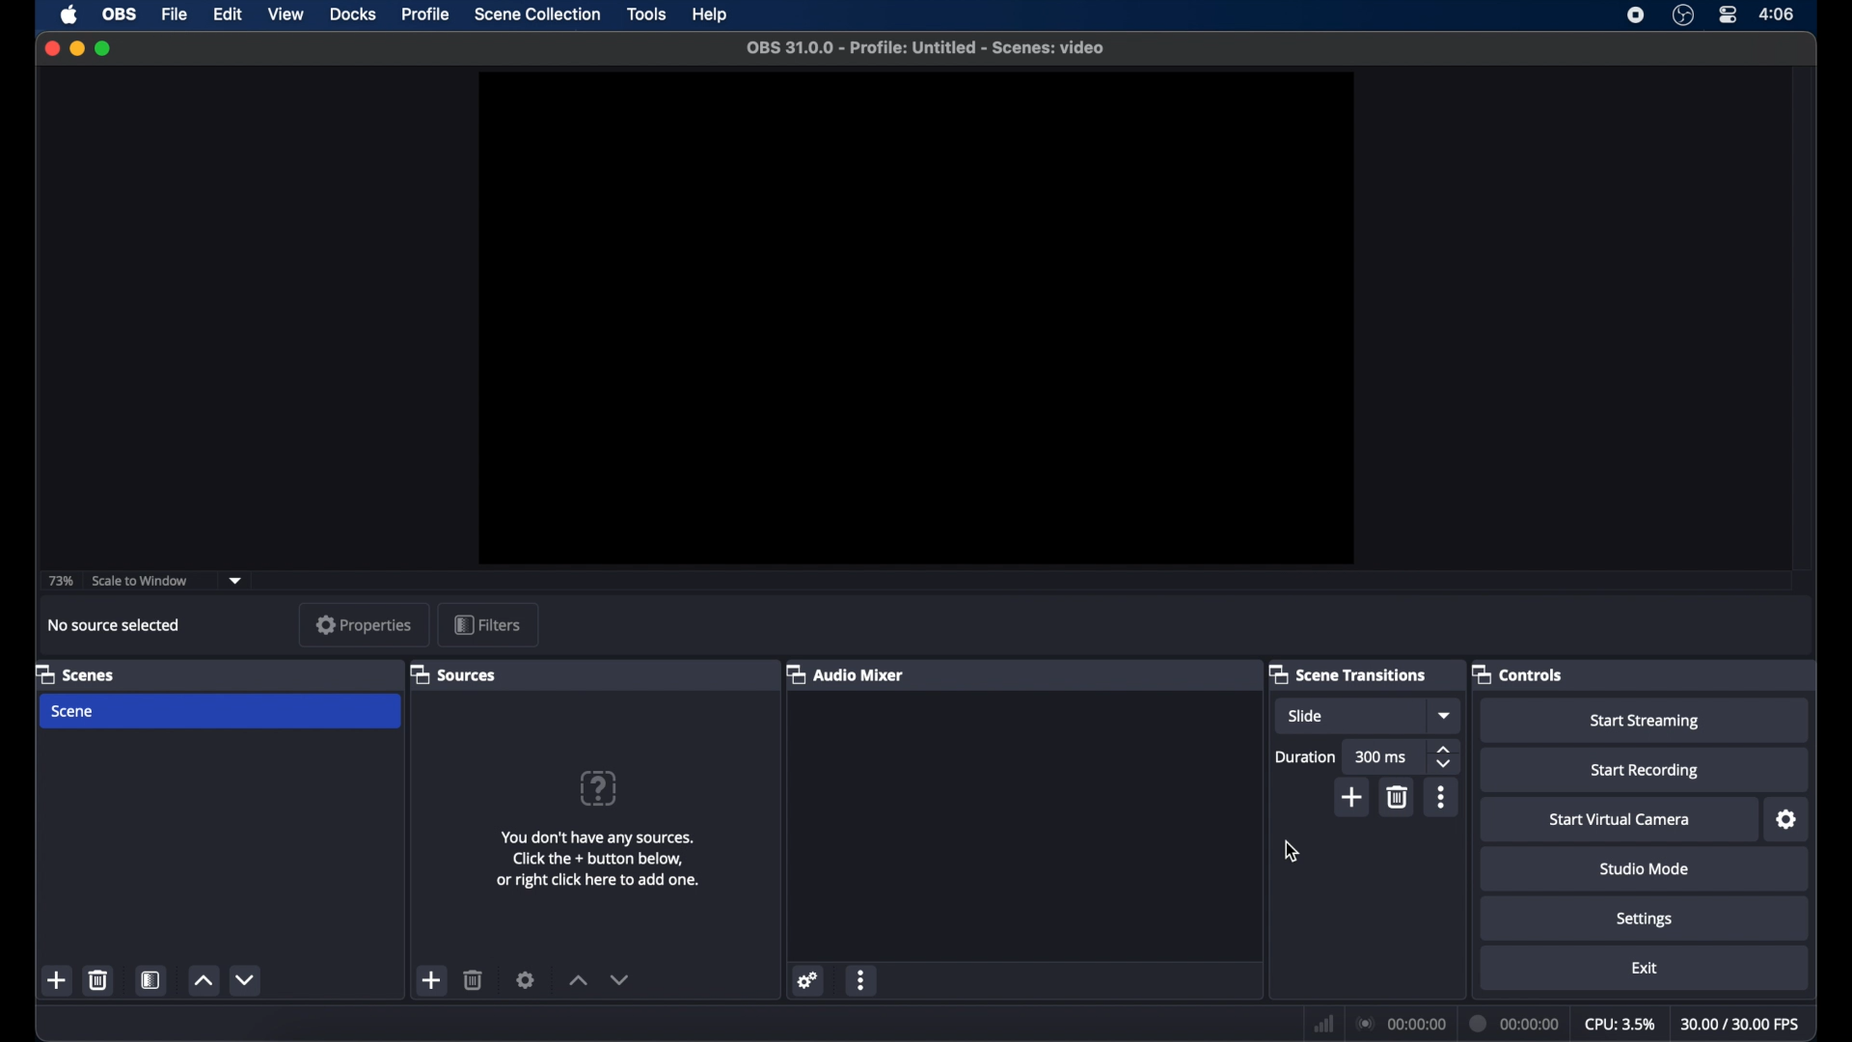 Image resolution: width=1852 pixels, height=1042 pixels. What do you see at coordinates (712, 15) in the screenshot?
I see `help` at bounding box center [712, 15].